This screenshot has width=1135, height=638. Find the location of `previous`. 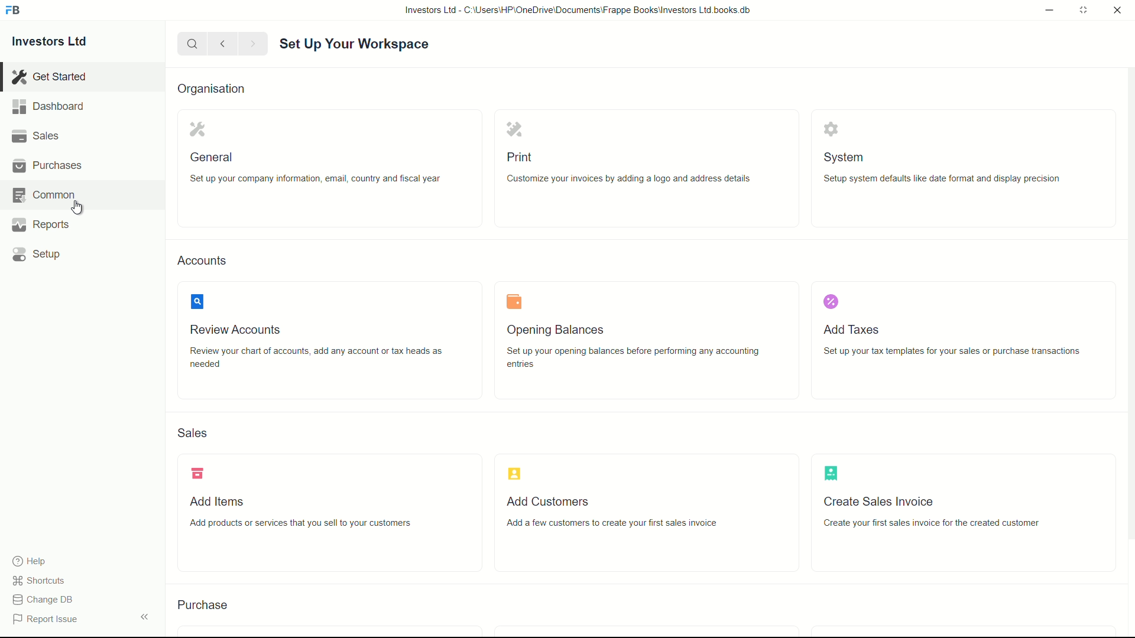

previous is located at coordinates (221, 44).